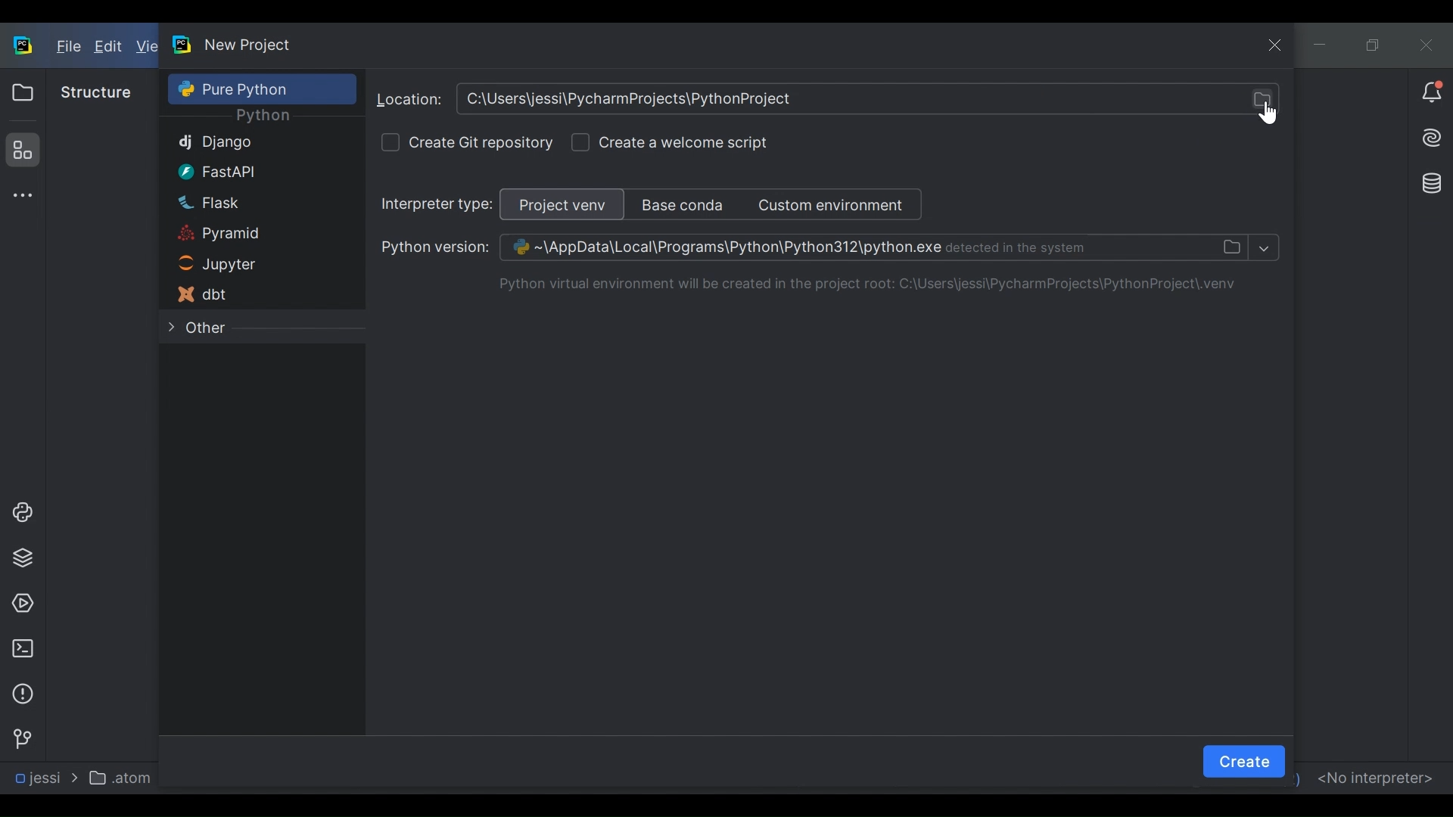  Describe the element at coordinates (391, 141) in the screenshot. I see `check box` at that location.